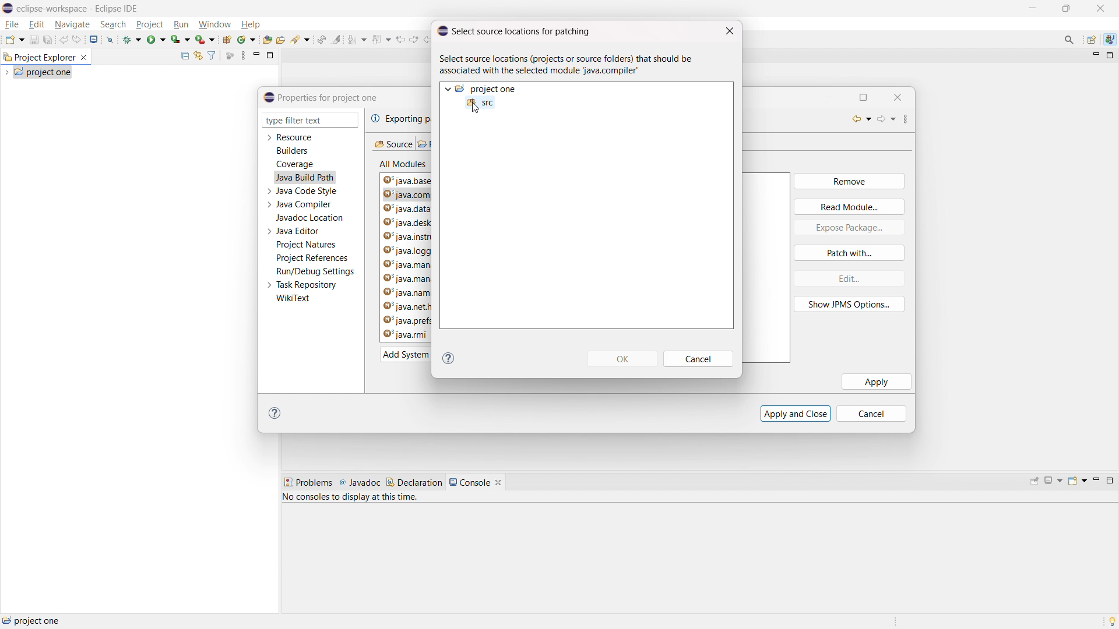  I want to click on coverage, so click(295, 164).